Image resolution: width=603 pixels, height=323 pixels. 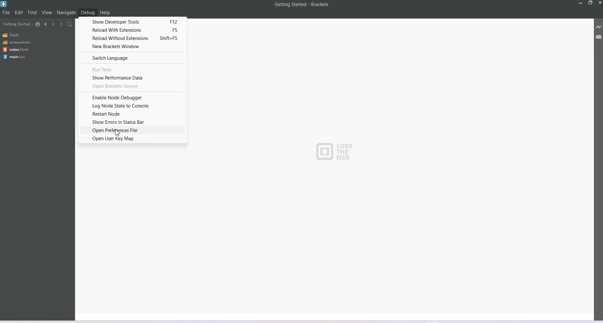 I want to click on restart Node, so click(x=131, y=114).